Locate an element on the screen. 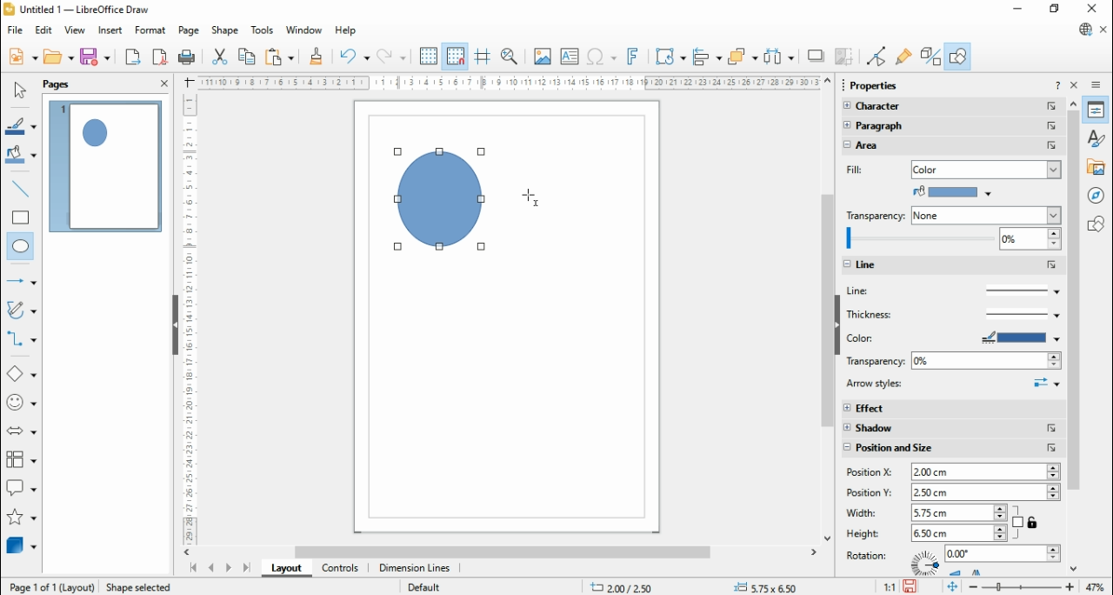  callout shapes is located at coordinates (23, 491).